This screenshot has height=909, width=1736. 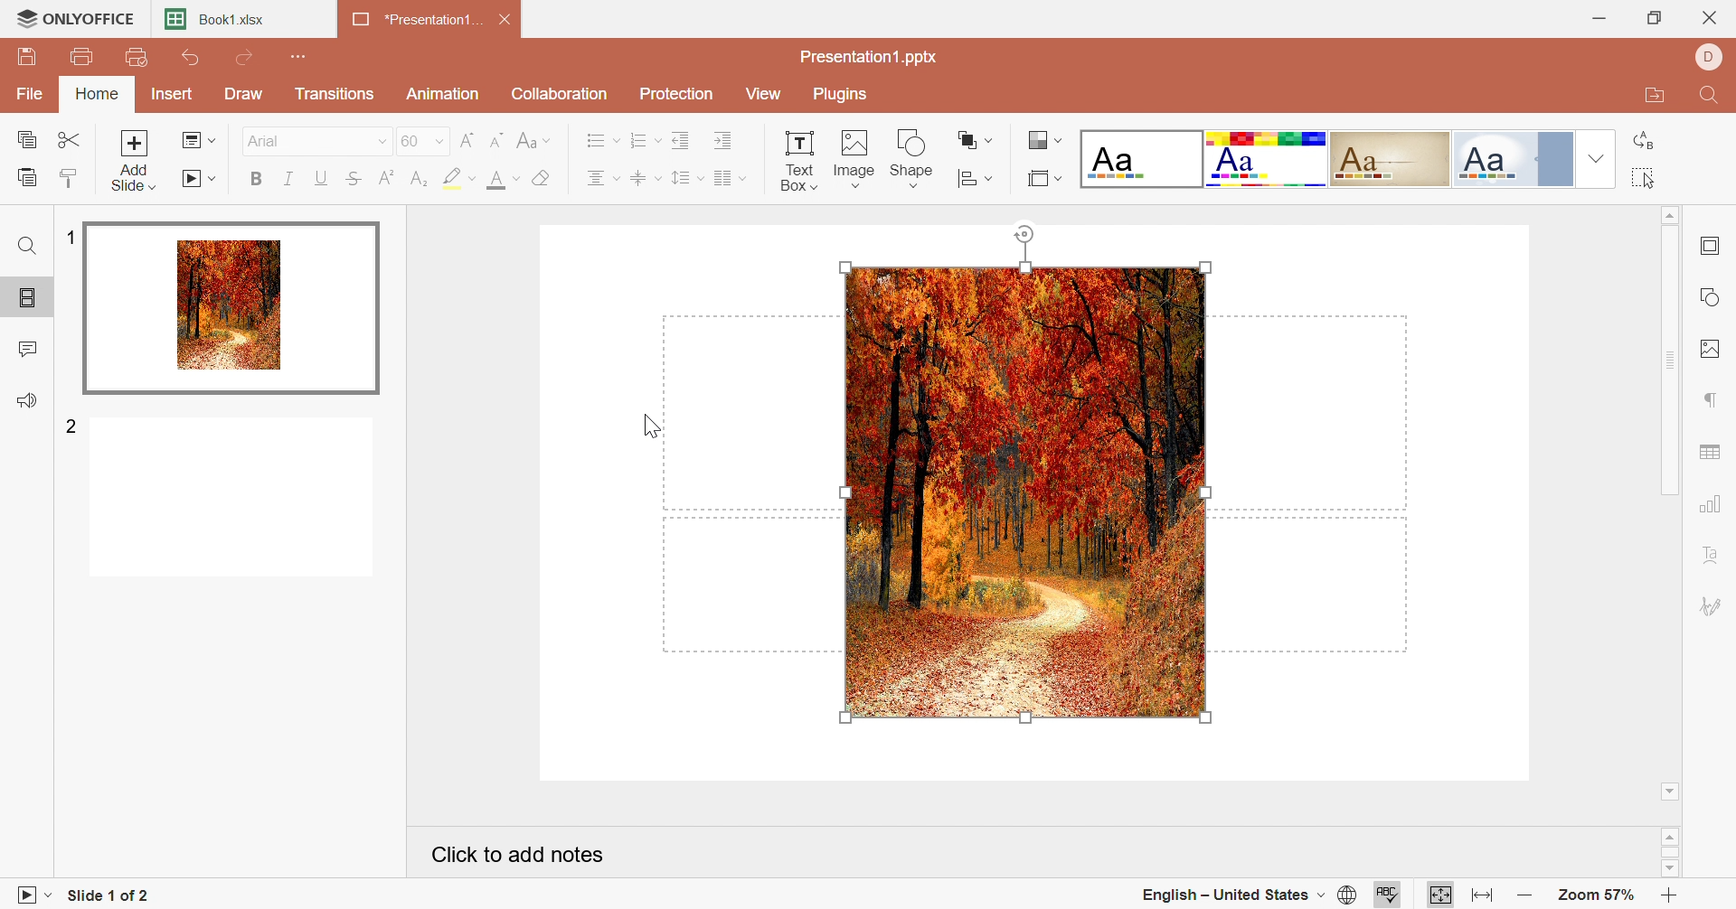 I want to click on Open file location, so click(x=1653, y=98).